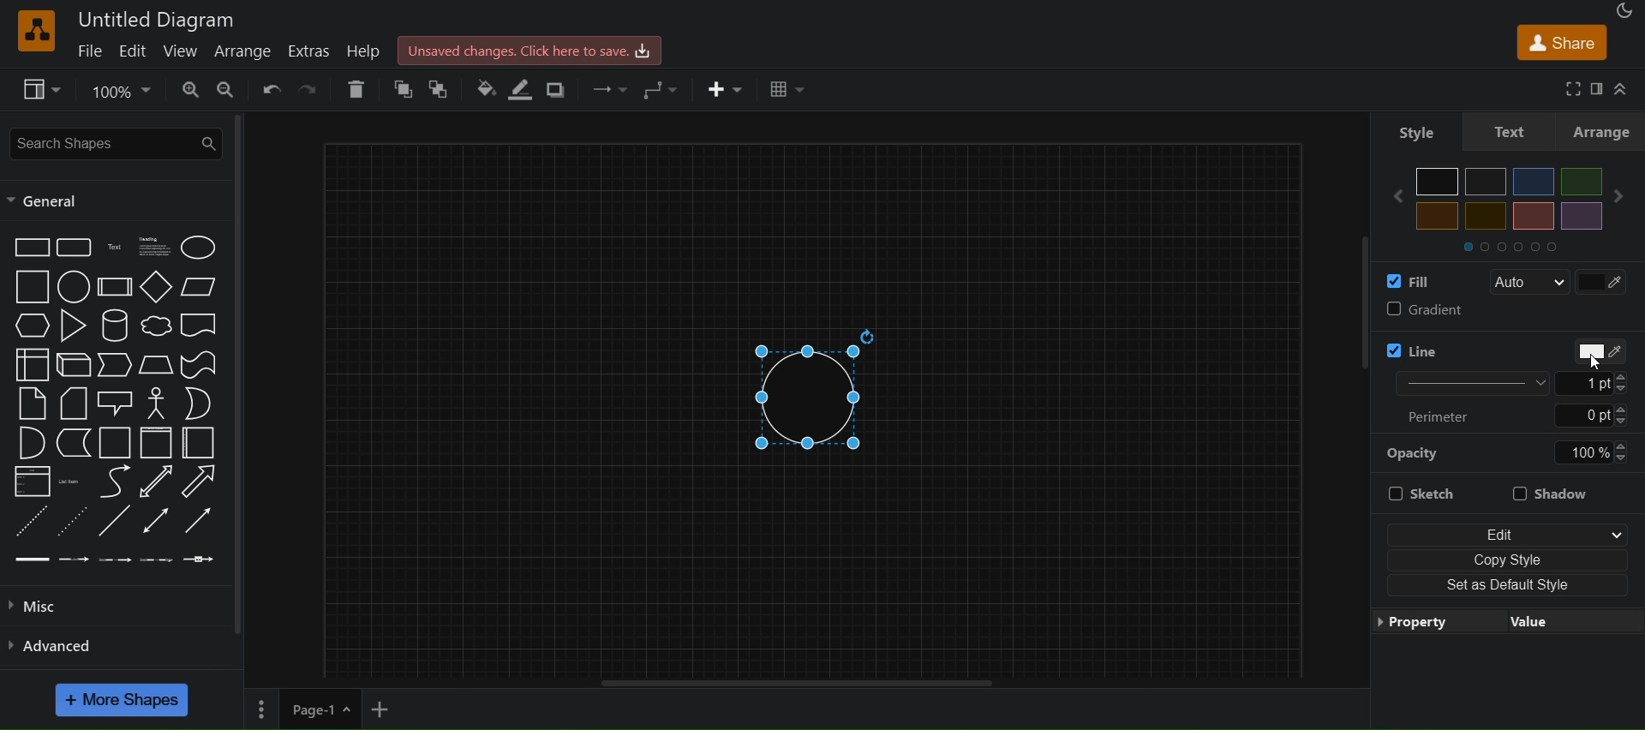 The width and height of the screenshot is (1645, 730). Describe the element at coordinates (74, 404) in the screenshot. I see `card` at that location.